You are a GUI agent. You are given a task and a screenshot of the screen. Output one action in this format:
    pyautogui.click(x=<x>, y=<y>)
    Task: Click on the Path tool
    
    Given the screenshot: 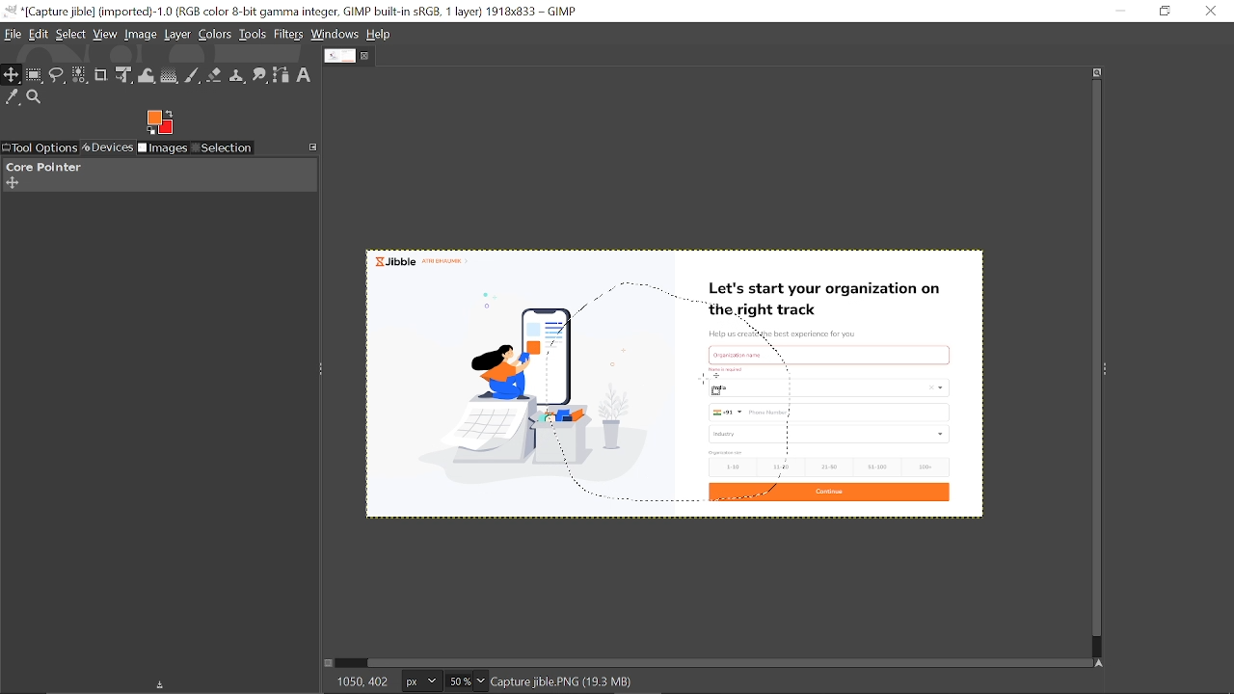 What is the action you would take?
    pyautogui.click(x=282, y=76)
    